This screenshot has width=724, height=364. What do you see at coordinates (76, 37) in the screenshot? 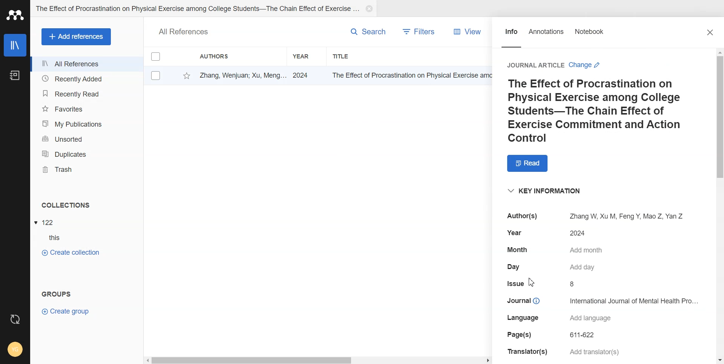
I see `Add Refrences` at bounding box center [76, 37].